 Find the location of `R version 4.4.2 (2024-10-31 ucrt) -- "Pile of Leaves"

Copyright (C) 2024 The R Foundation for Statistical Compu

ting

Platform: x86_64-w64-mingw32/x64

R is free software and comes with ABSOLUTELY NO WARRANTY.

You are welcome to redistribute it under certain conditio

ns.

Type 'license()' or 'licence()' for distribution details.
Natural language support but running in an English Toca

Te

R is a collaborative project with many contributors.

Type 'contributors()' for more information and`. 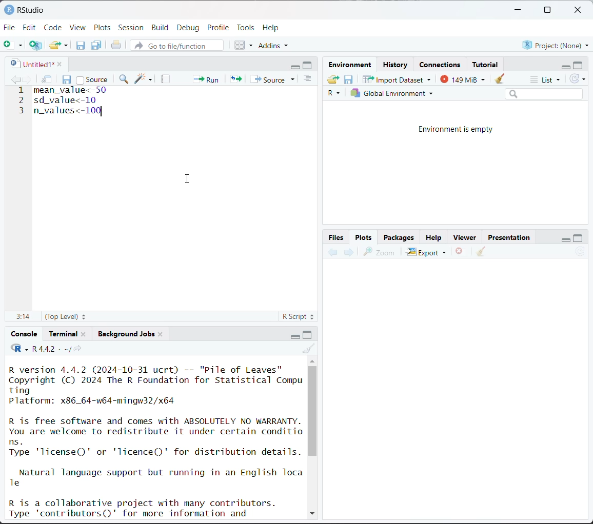

R version 4.4.2 (2024-10-31 ucrt) -- "Pile of Leaves"

Copyright (C) 2024 The R Foundation for Statistical Compu

ting

Platform: x86_64-w64-mingw32/x64

R is free software and comes with ABSOLUTELY NO WARRANTY.

You are welcome to redistribute it under certain conditio

ns.

Type 'license()' or 'licence()' for distribution details.
Natural language support but running in an English Toca

Te

R is a collaborative project with many contributors.

Type 'contributors()' for more information and is located at coordinates (156, 440).